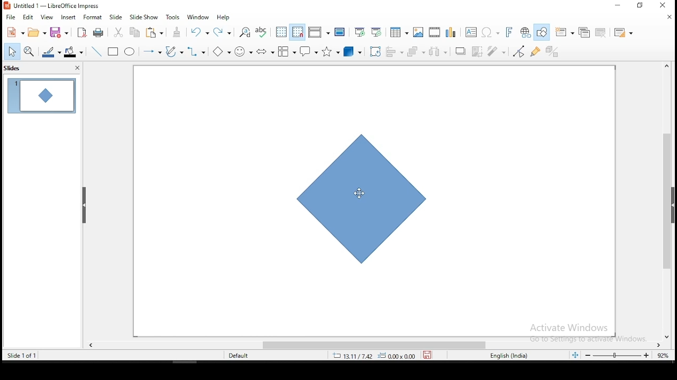 The height and width of the screenshot is (380, 677). What do you see at coordinates (50, 52) in the screenshot?
I see `line color` at bounding box center [50, 52].